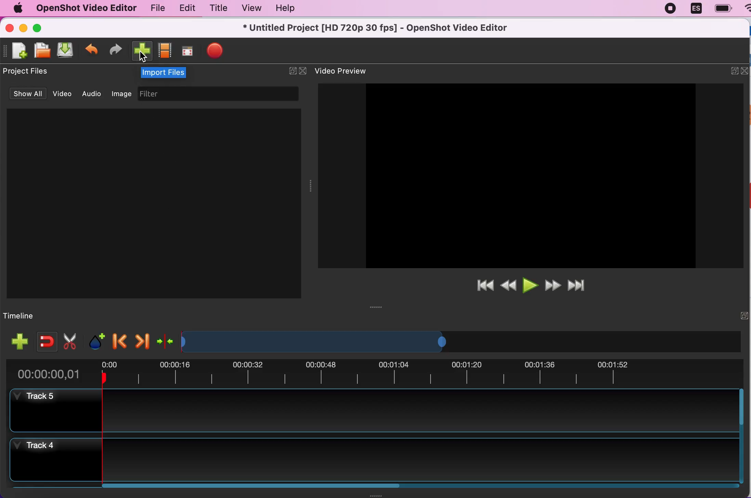  What do you see at coordinates (376, 495) in the screenshot?
I see `Window Expanding` at bounding box center [376, 495].